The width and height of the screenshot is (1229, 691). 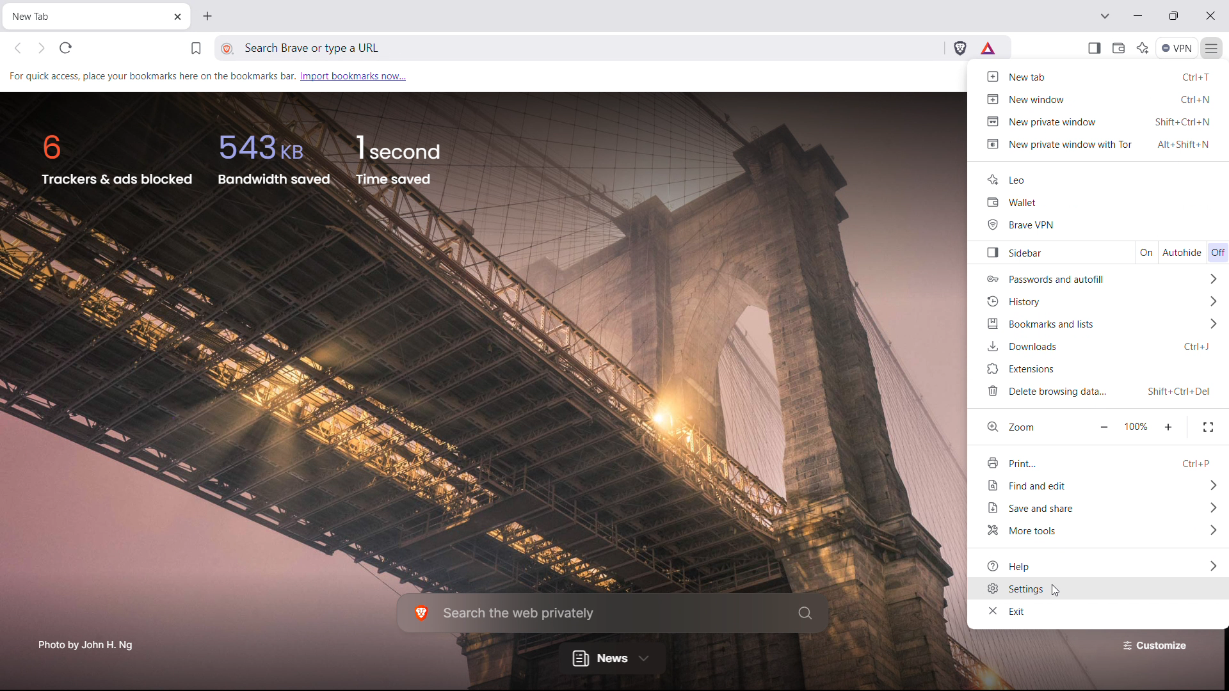 I want to click on open new tab, so click(x=207, y=17).